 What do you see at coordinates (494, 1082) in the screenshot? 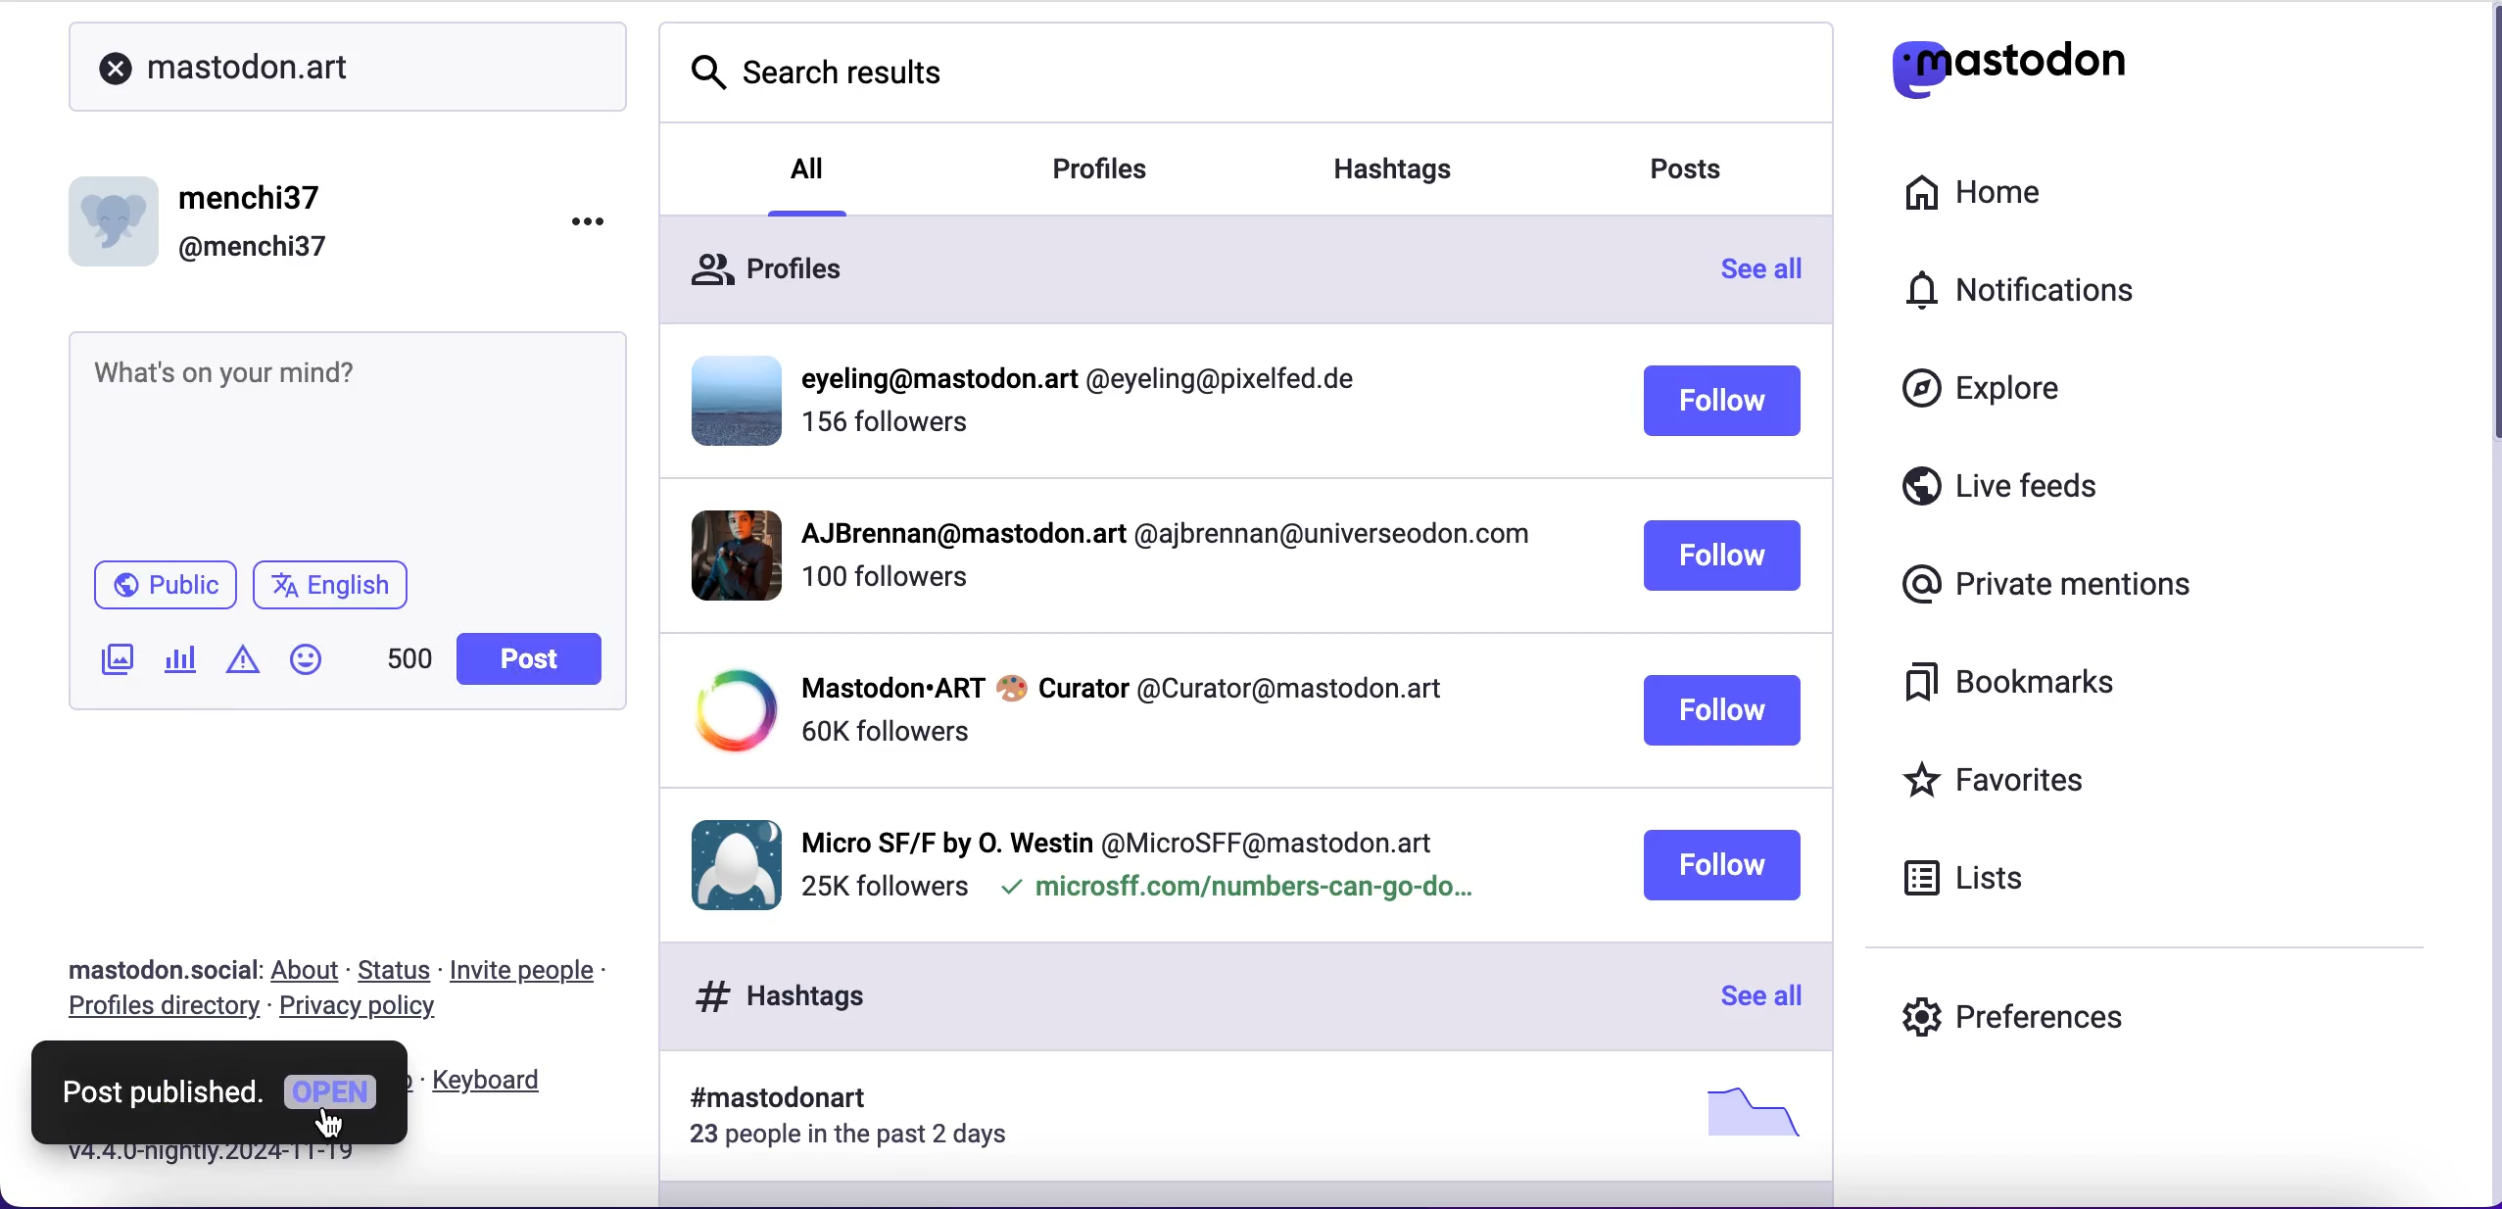
I see `keyboard` at bounding box center [494, 1082].